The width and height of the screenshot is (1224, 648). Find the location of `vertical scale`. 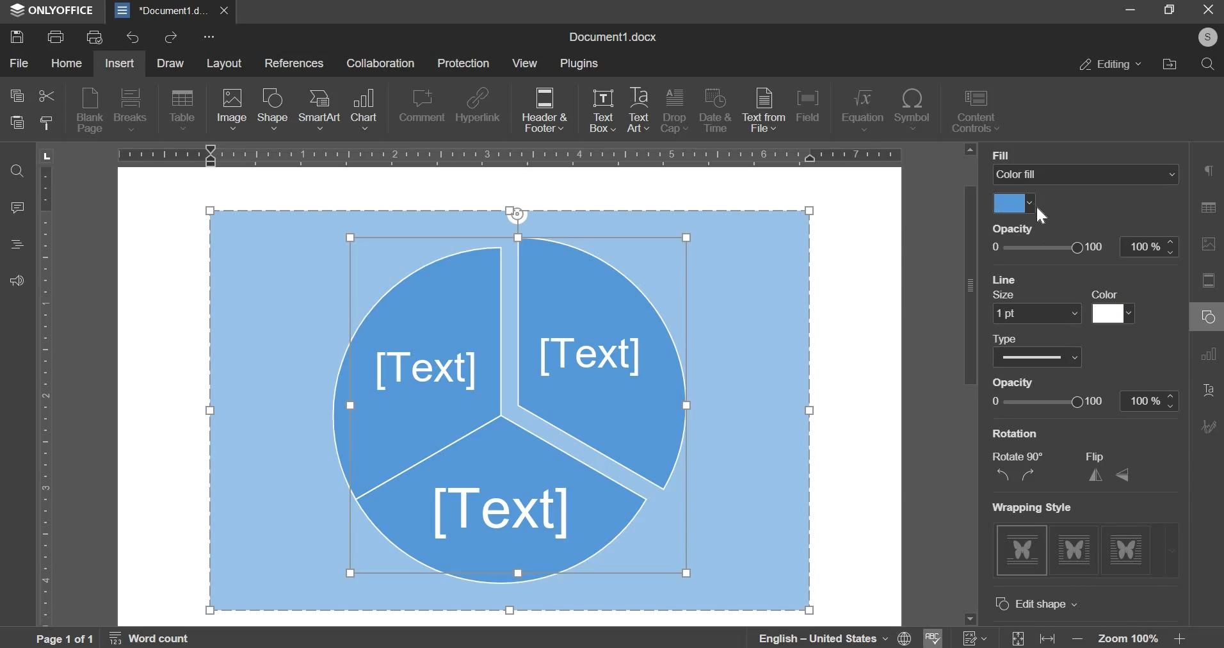

vertical scale is located at coordinates (46, 391).